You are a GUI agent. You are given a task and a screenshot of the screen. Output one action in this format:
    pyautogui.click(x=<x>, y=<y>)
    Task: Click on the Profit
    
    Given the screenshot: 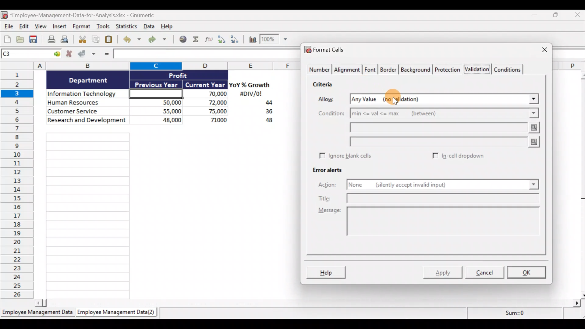 What is the action you would take?
    pyautogui.click(x=188, y=75)
    